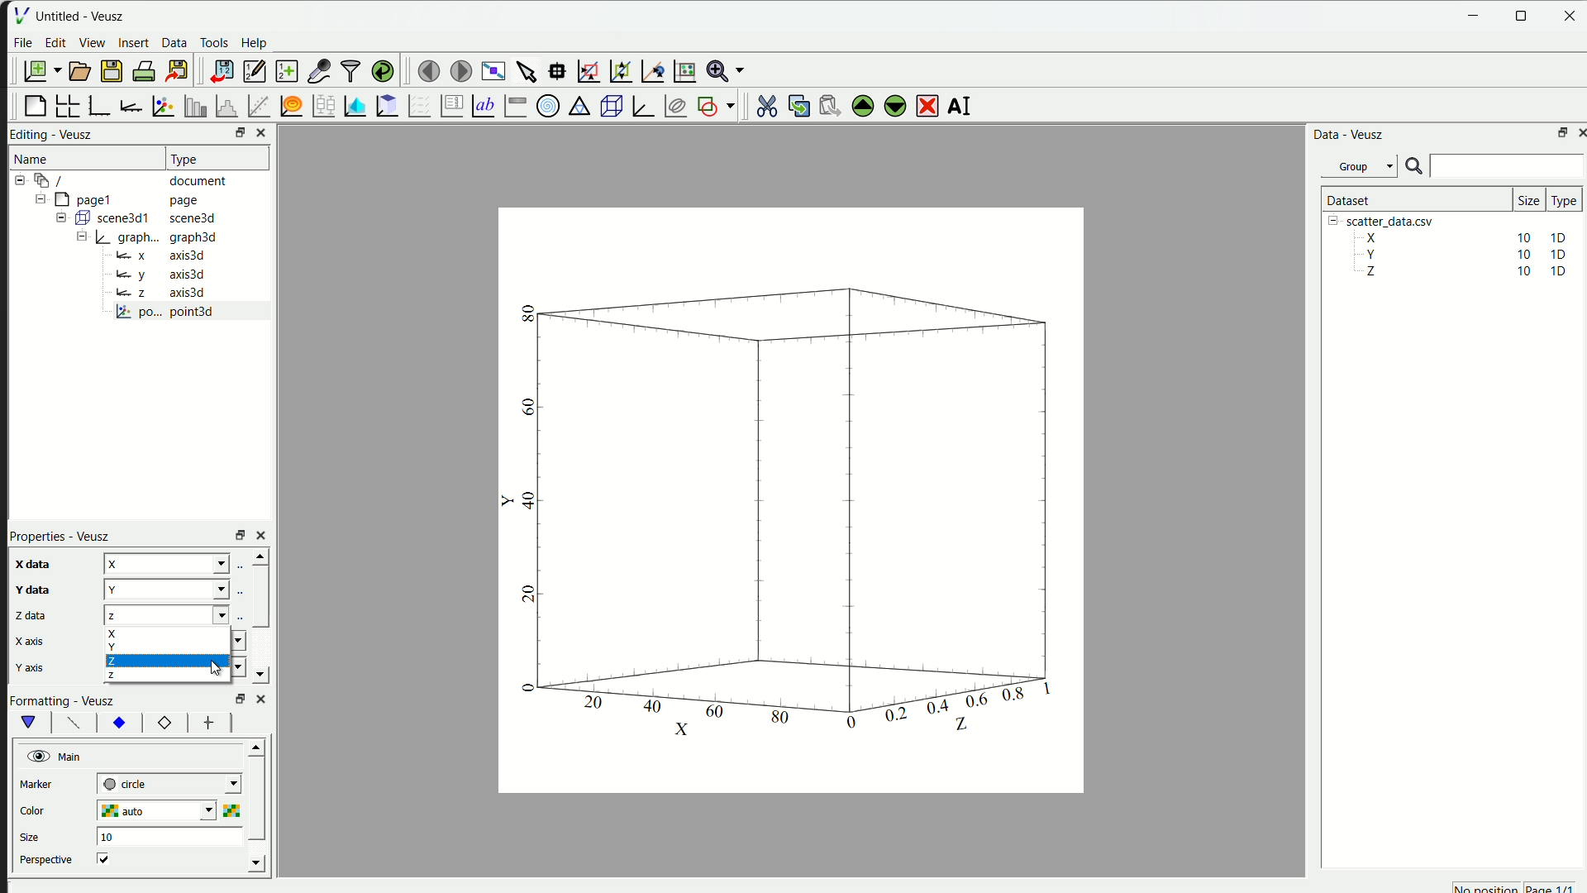  Describe the element at coordinates (894, 107) in the screenshot. I see `move down the selected widget` at that location.